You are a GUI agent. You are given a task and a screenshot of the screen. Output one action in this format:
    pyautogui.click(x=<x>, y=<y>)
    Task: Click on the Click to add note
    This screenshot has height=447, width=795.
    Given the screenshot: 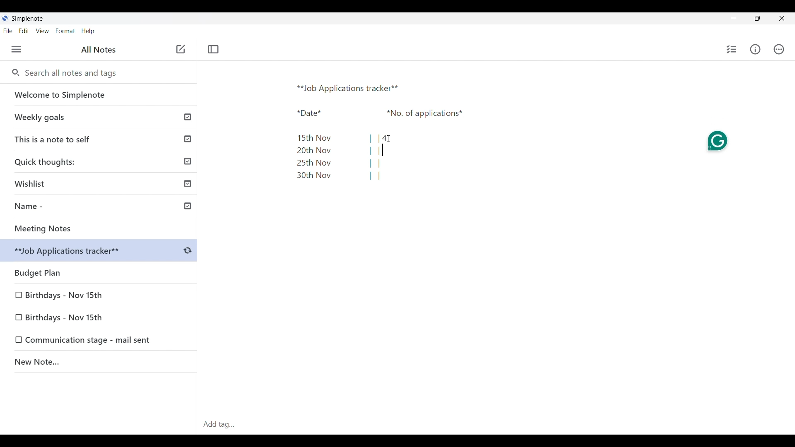 What is the action you would take?
    pyautogui.click(x=181, y=49)
    